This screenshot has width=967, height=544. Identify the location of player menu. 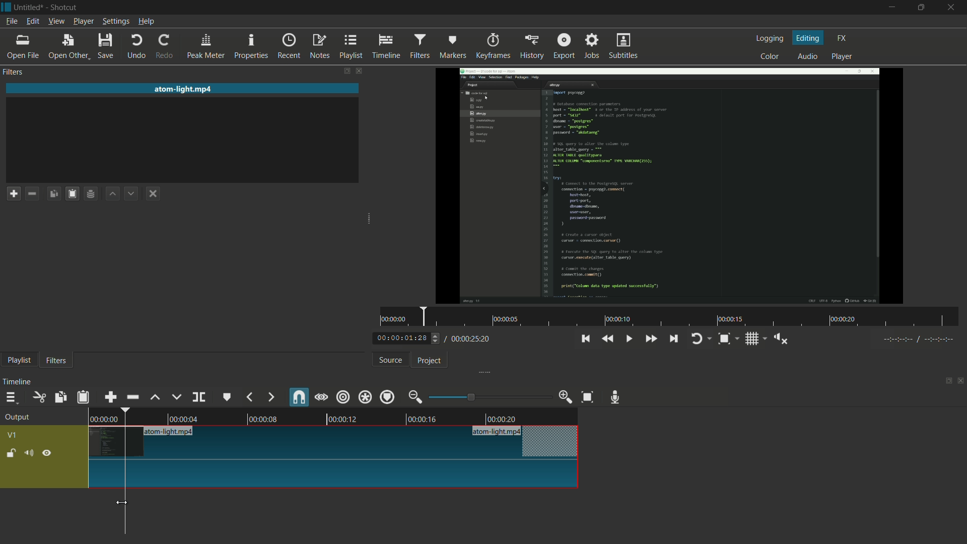
(83, 21).